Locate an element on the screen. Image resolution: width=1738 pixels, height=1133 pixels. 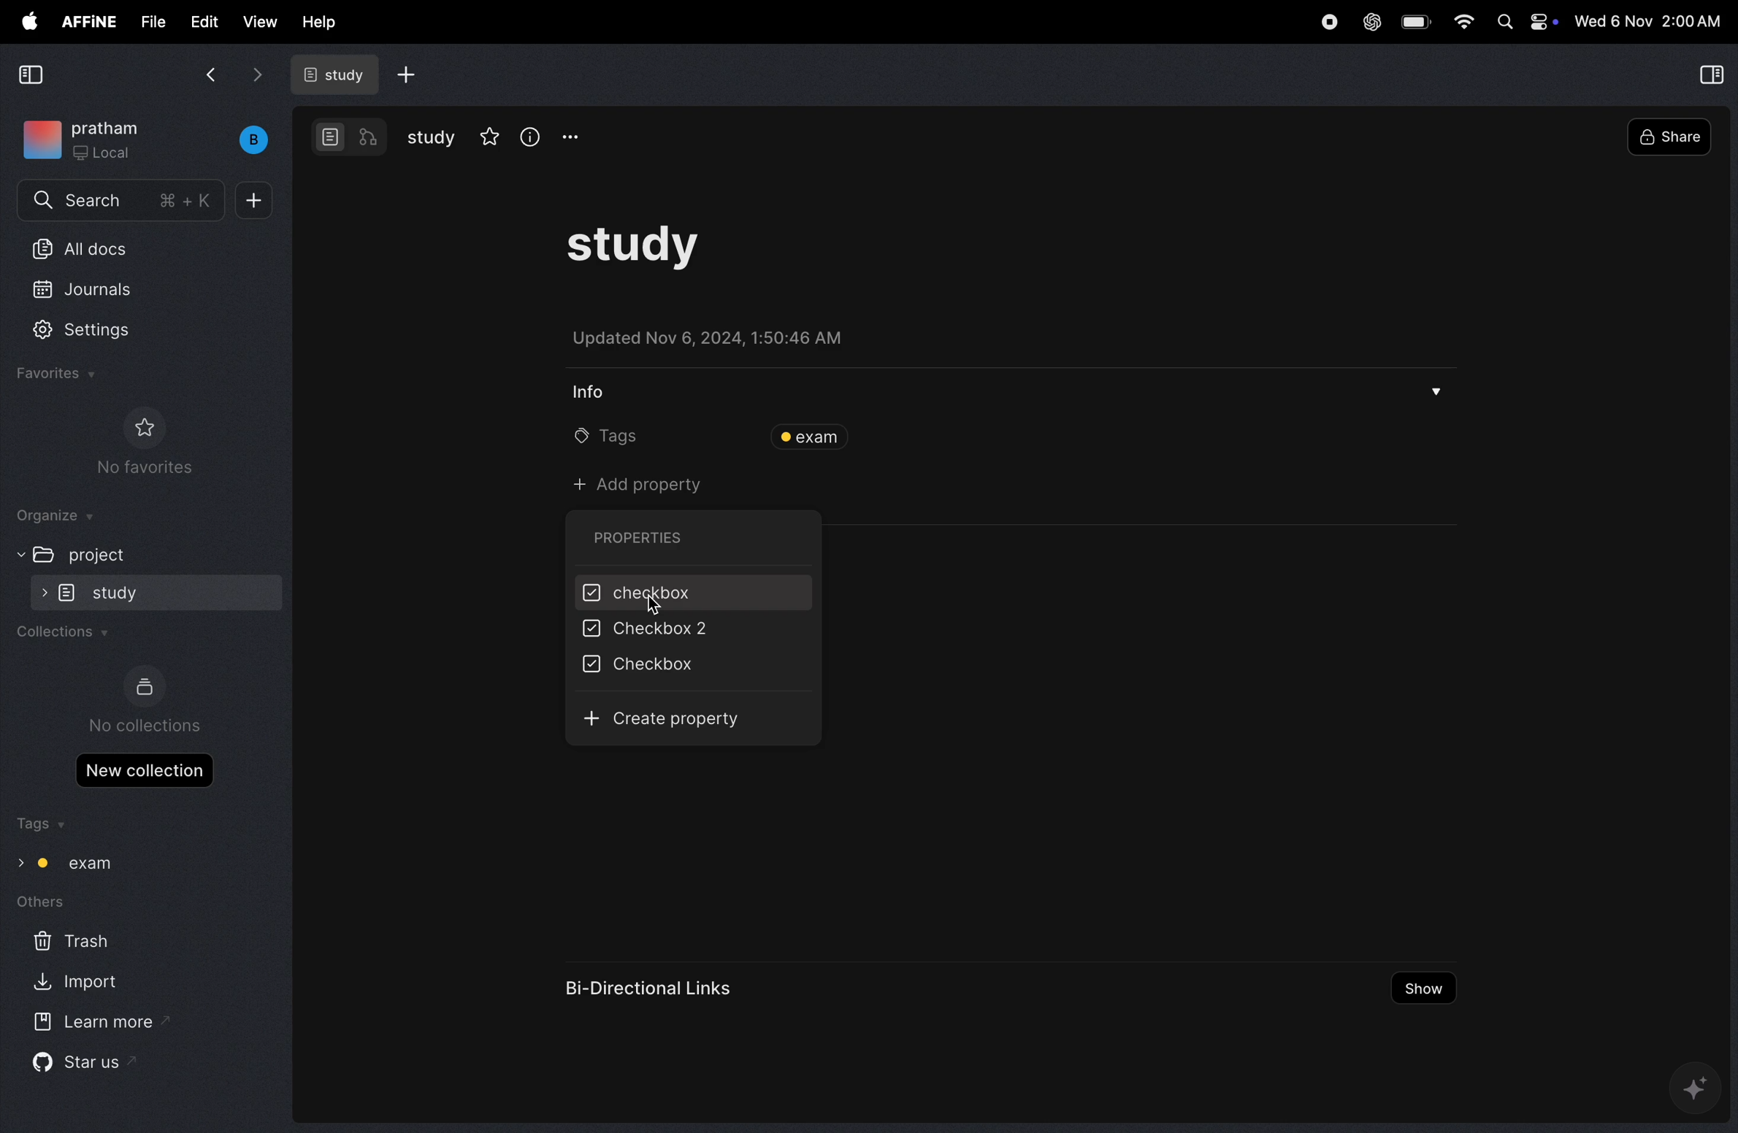
options is located at coordinates (567, 137).